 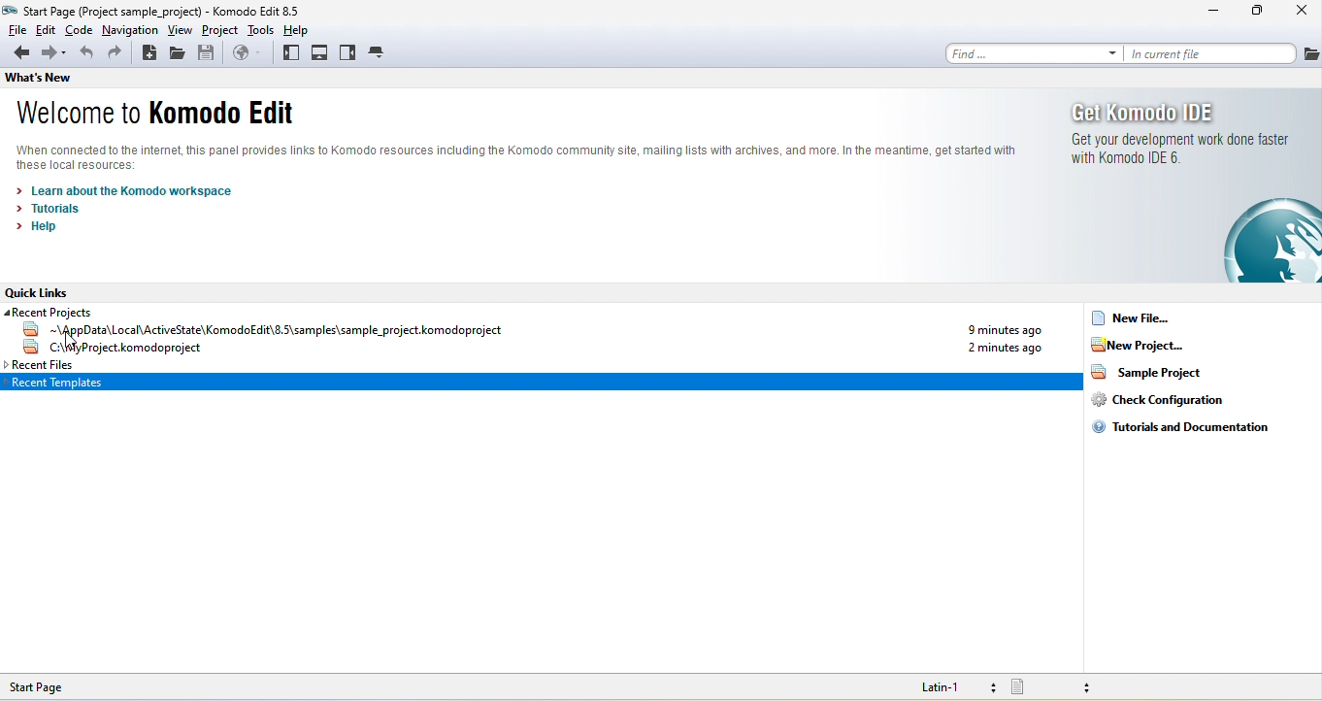 What do you see at coordinates (148, 53) in the screenshot?
I see `new` at bounding box center [148, 53].